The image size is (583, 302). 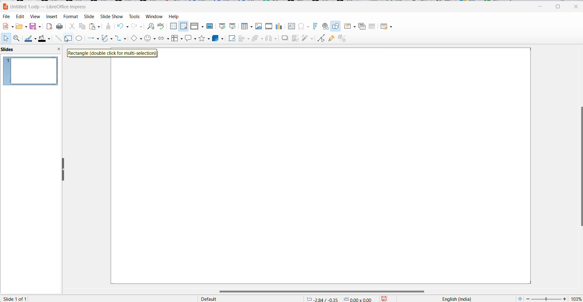 I want to click on find and replace, so click(x=150, y=26).